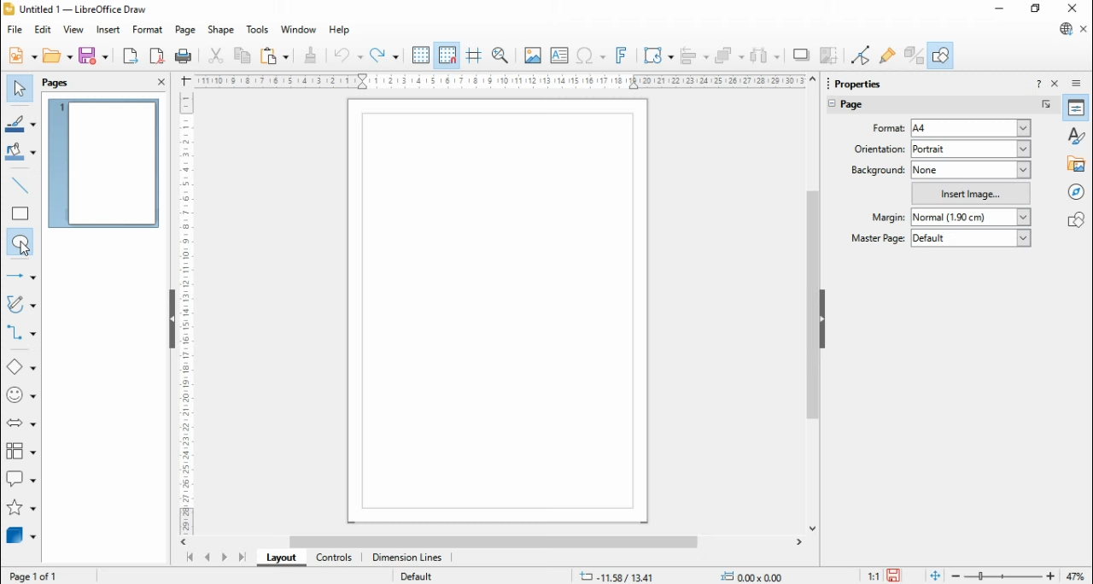 This screenshot has height=584, width=1093. What do you see at coordinates (896, 575) in the screenshot?
I see `save` at bounding box center [896, 575].